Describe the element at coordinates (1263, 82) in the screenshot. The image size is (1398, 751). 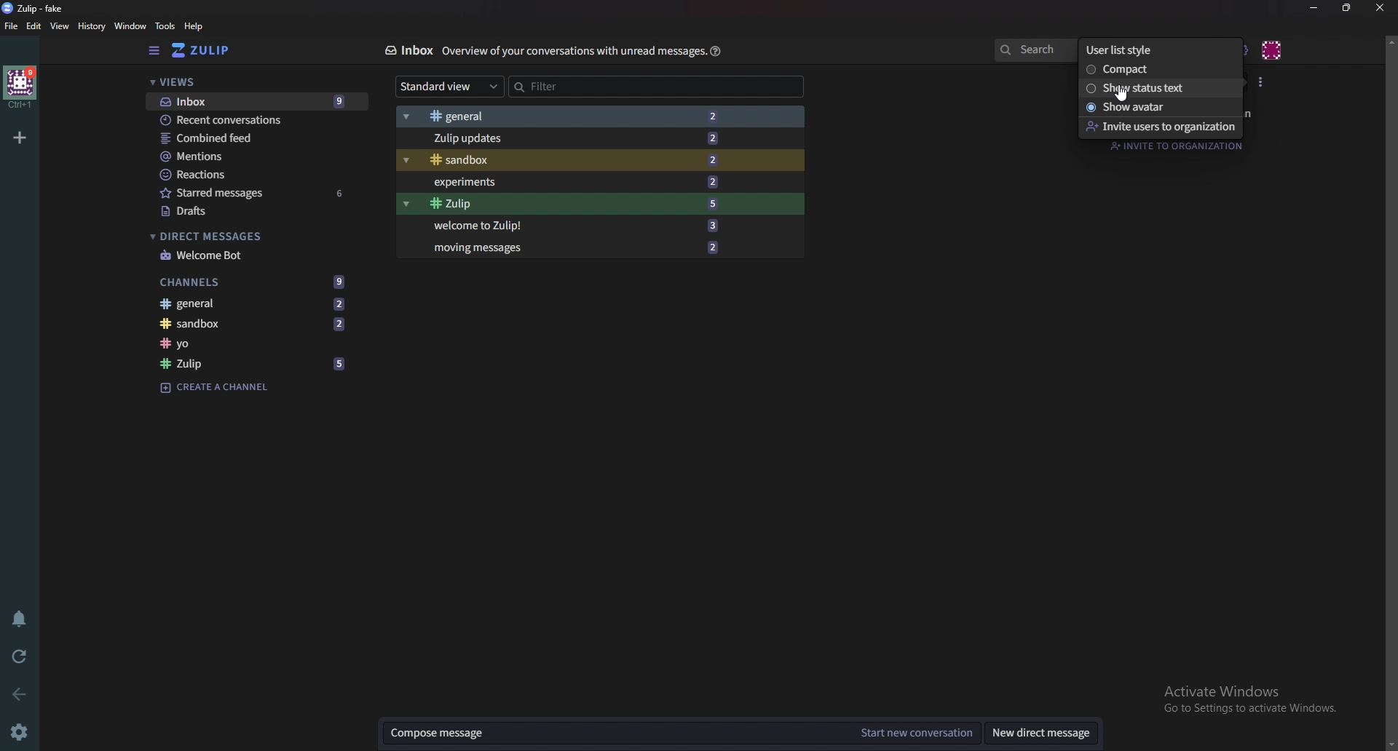
I see `User list style` at that location.